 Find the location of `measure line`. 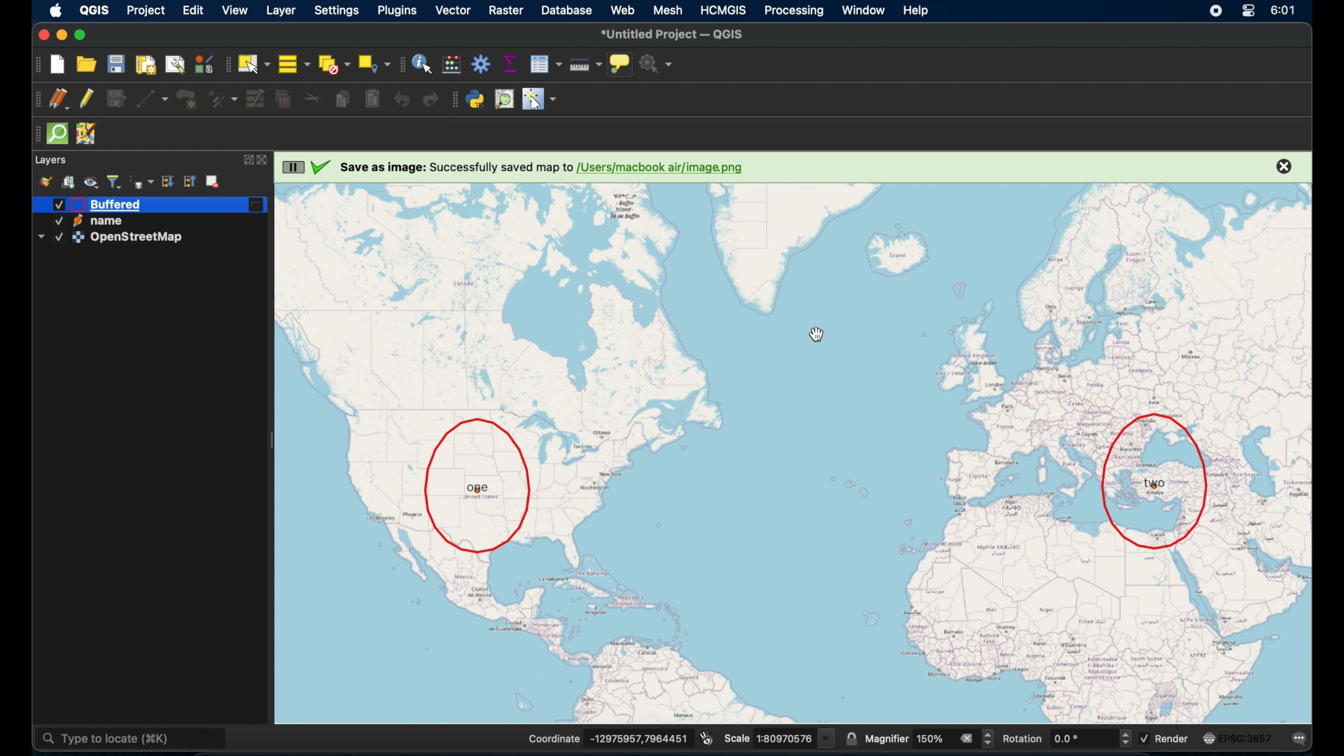

measure line is located at coordinates (584, 63).